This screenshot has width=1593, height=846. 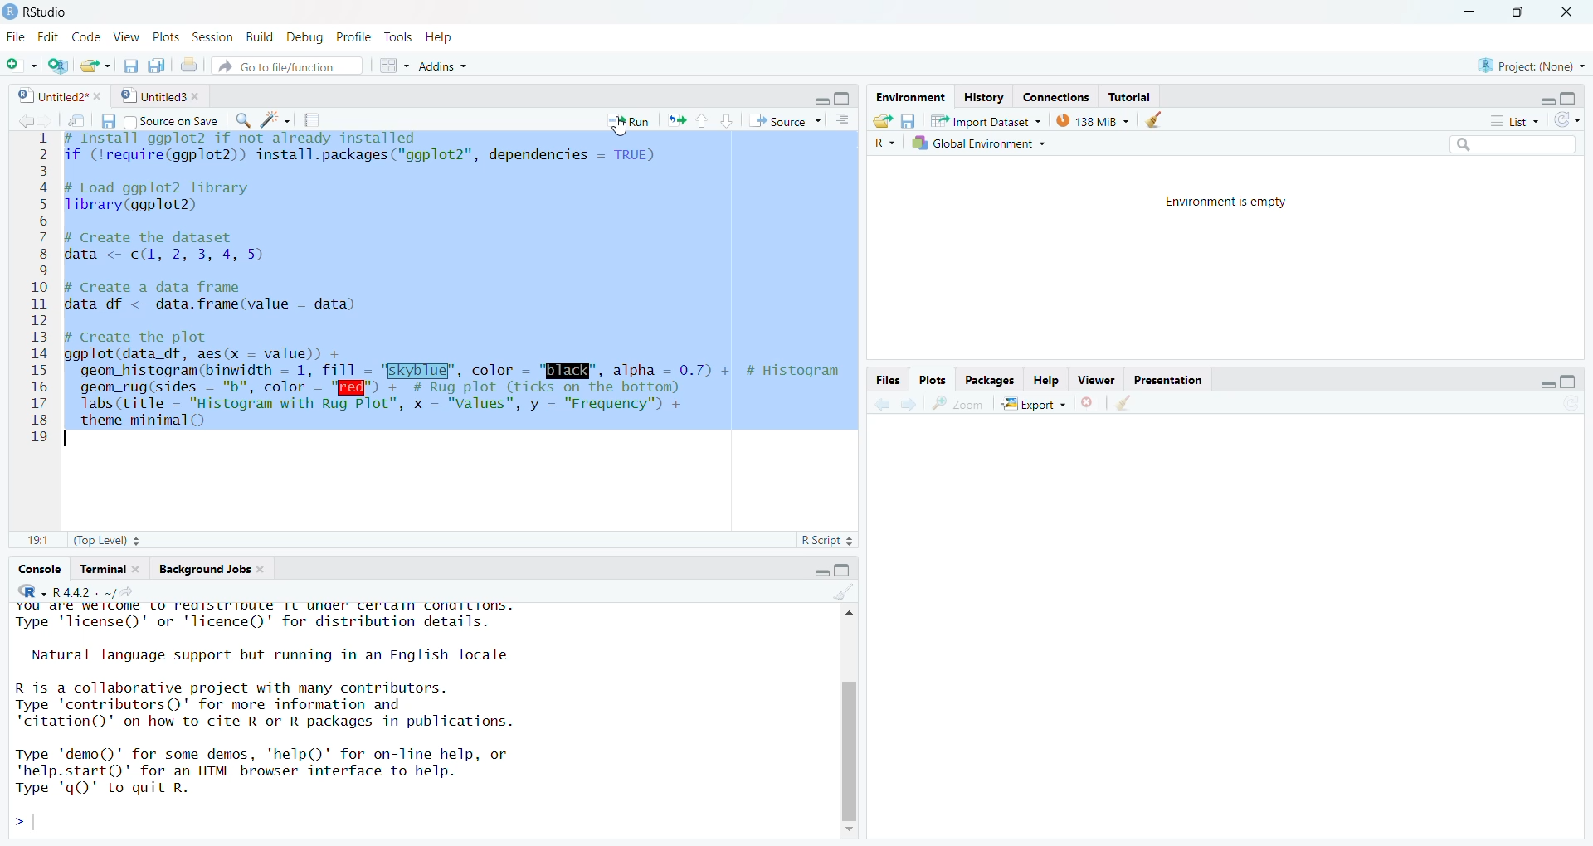 What do you see at coordinates (315, 120) in the screenshot?
I see `Compile report` at bounding box center [315, 120].